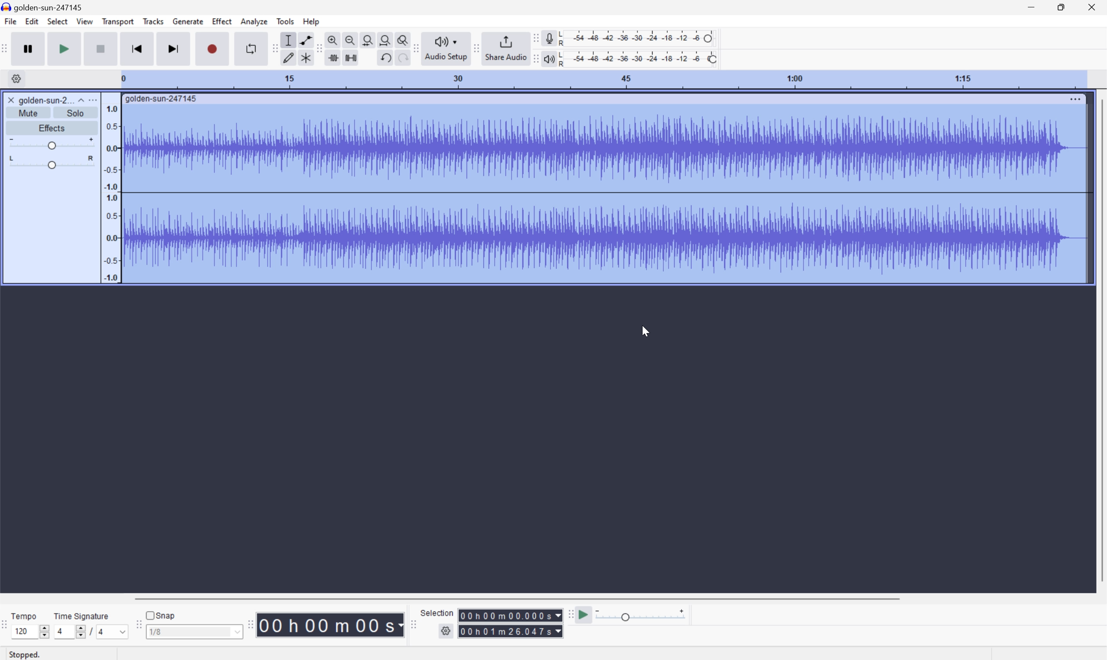 This screenshot has width=1107, height=660. I want to click on Generate, so click(189, 22).